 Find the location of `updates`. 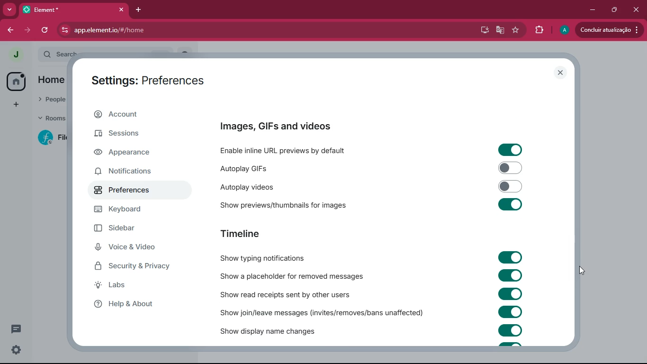

updates is located at coordinates (609, 30).